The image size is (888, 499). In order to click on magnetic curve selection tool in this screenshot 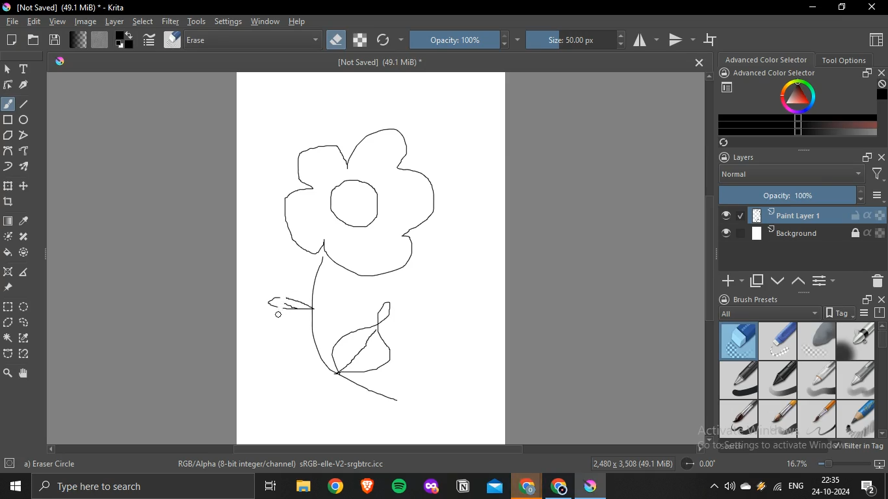, I will do `click(25, 353)`.